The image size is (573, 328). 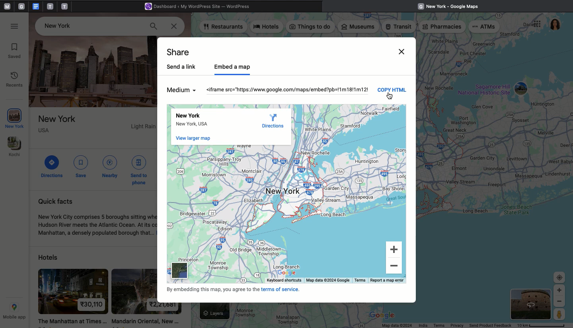 What do you see at coordinates (50, 6) in the screenshot?
I see `tab` at bounding box center [50, 6].